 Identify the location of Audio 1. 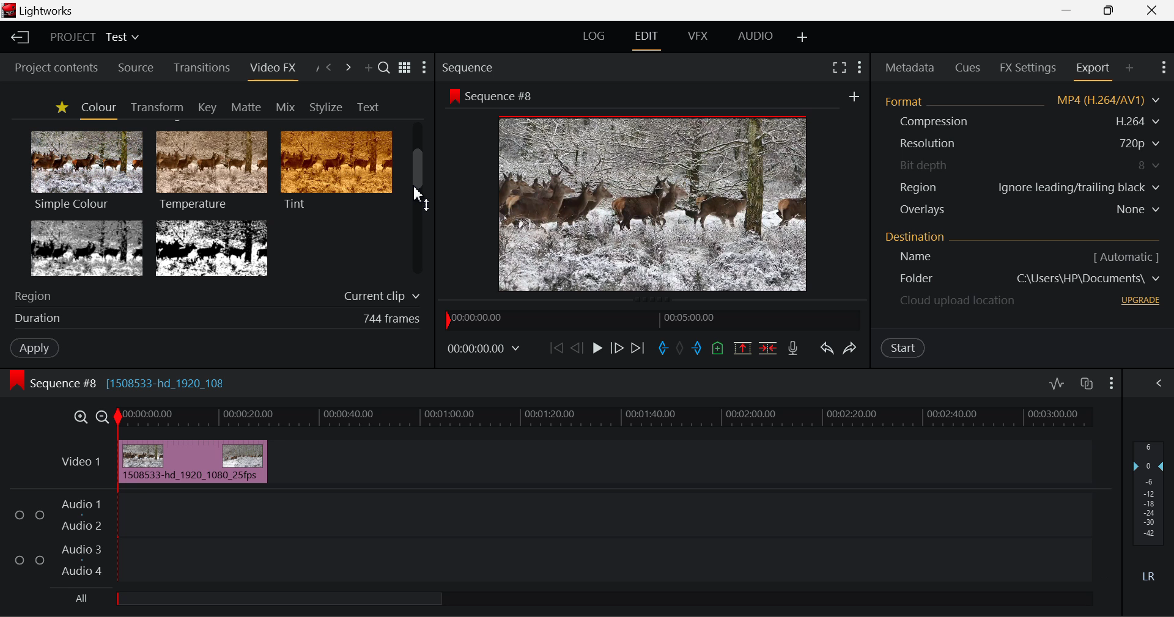
(79, 505).